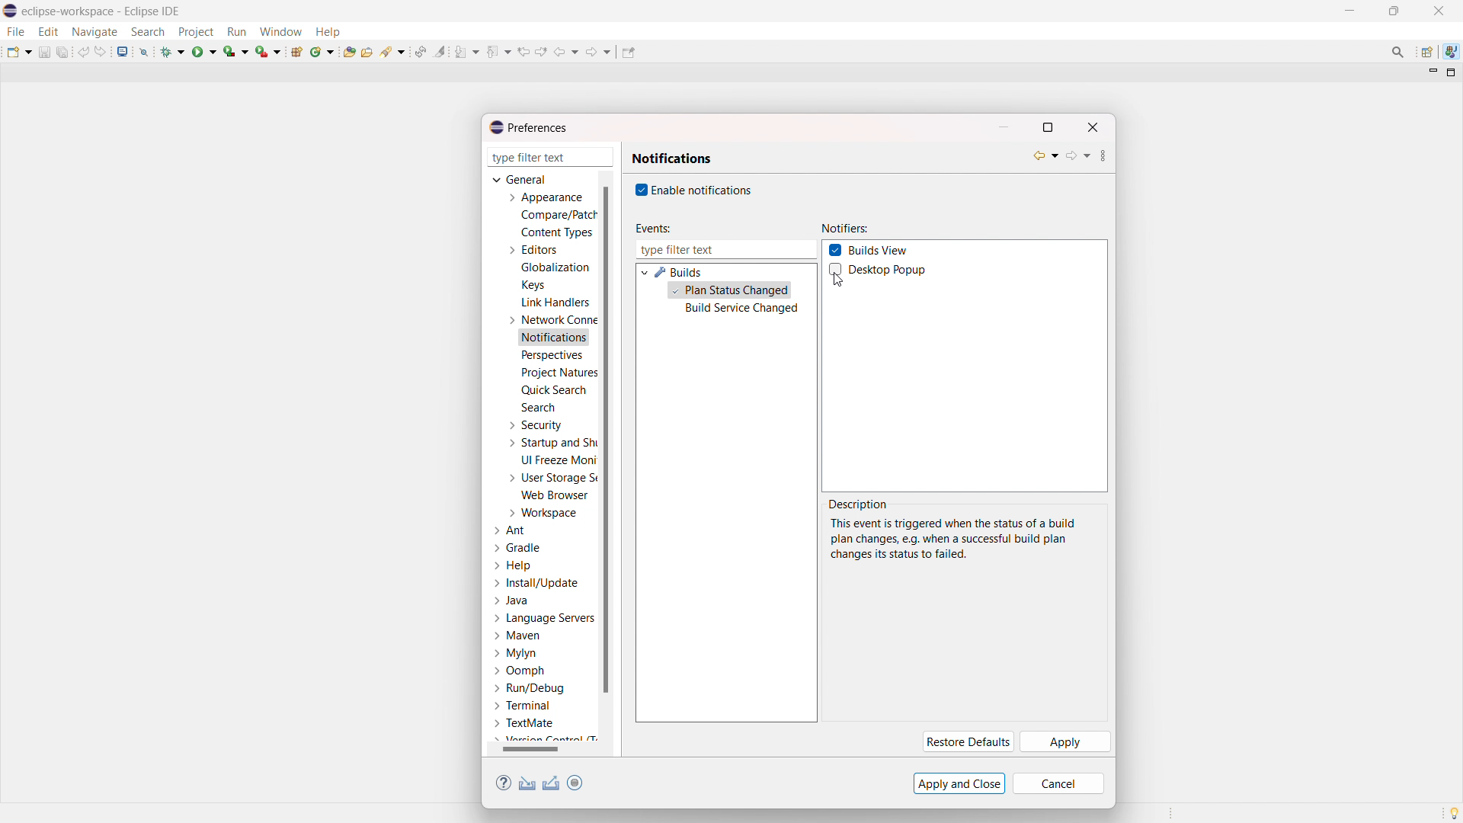 This screenshot has height=823, width=1463. I want to click on maximize dialogbox, so click(1047, 127).